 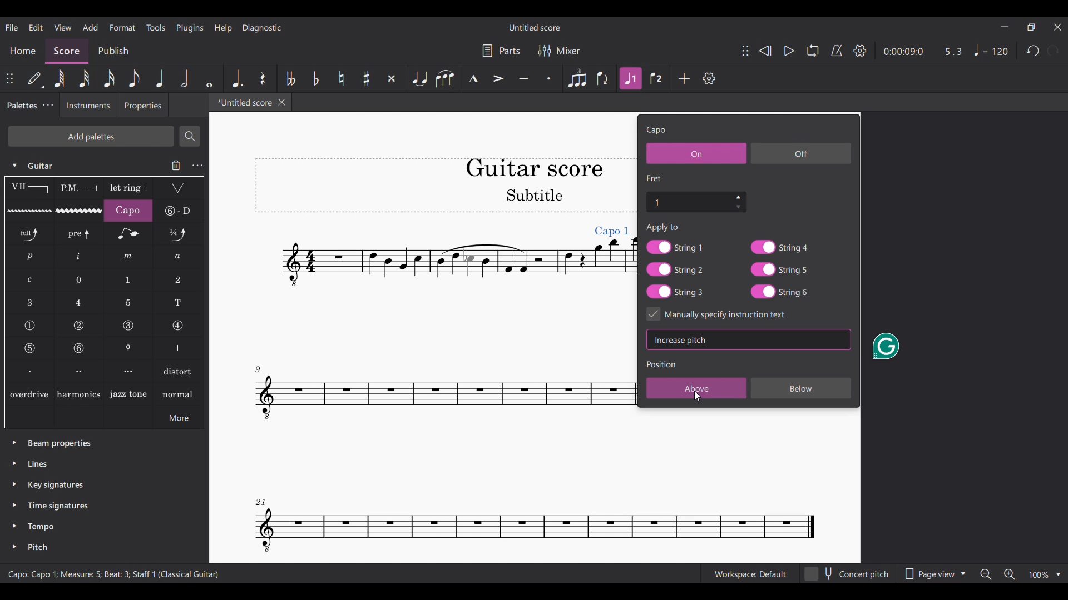 What do you see at coordinates (1031, 27) in the screenshot?
I see `Show in smaller tab` at bounding box center [1031, 27].